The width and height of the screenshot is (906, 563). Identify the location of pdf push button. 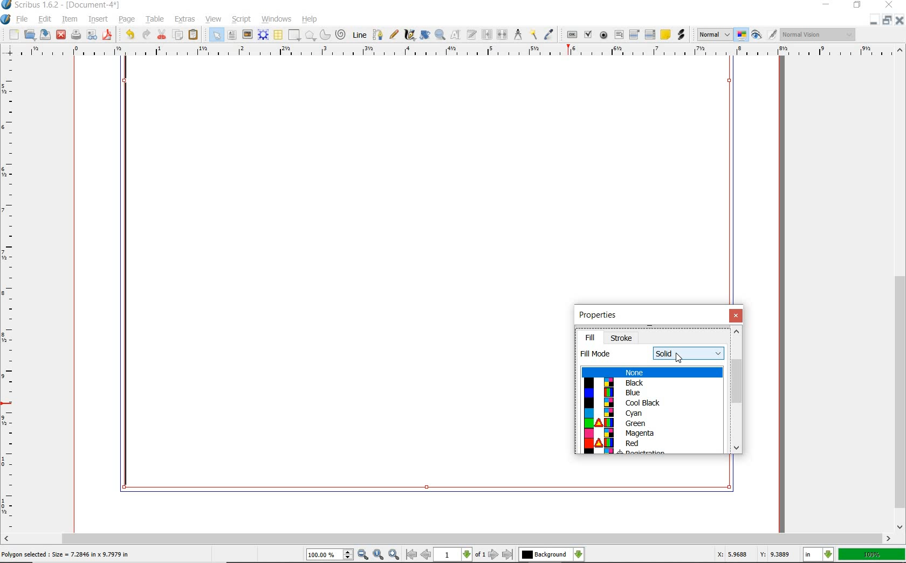
(570, 34).